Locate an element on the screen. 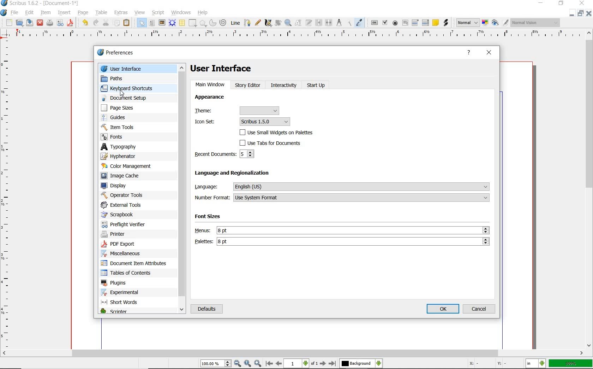  new is located at coordinates (9, 23).